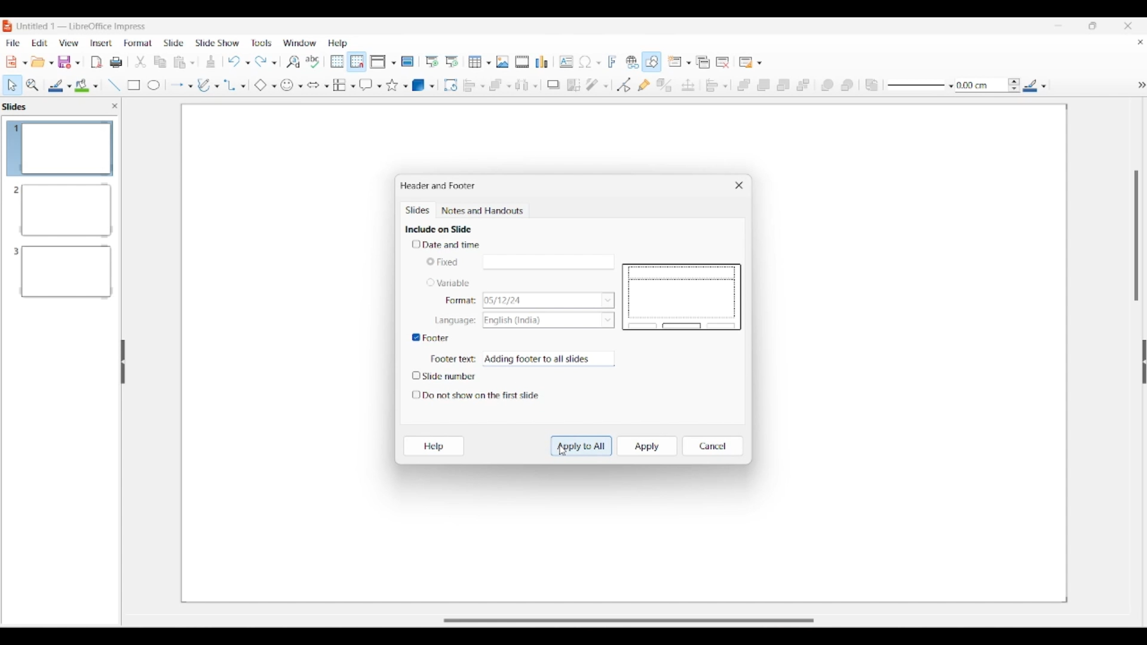 This screenshot has height=645, width=1147. I want to click on Open document options, so click(42, 62).